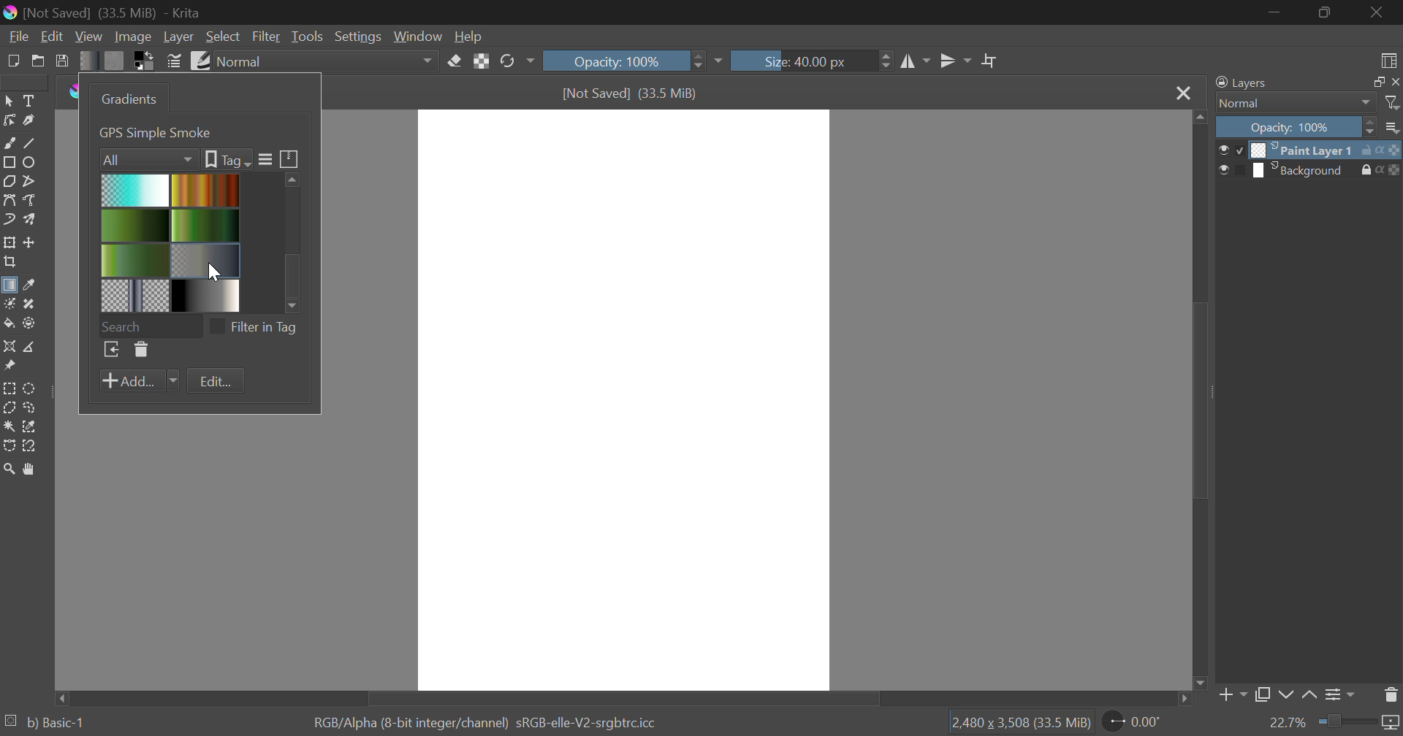 The image size is (1403, 736). What do you see at coordinates (30, 407) in the screenshot?
I see `Freehand Selection` at bounding box center [30, 407].